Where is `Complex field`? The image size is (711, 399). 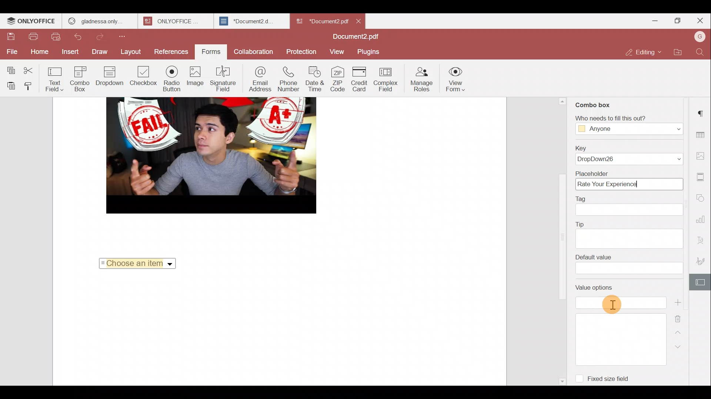
Complex field is located at coordinates (387, 81).